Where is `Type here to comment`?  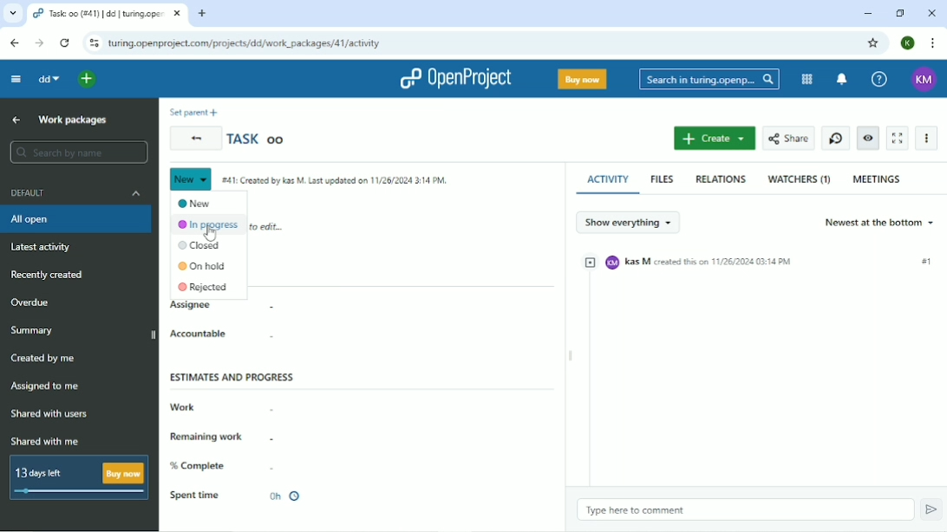 Type here to comment is located at coordinates (635, 510).